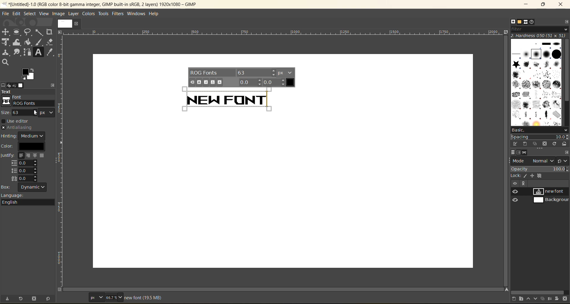 Image resolution: width=570 pixels, height=304 pixels. I want to click on text font options, so click(242, 77).